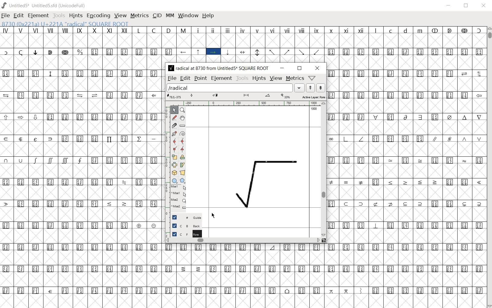 The width and height of the screenshot is (492, 308). I want to click on ENCODING, so click(98, 16).